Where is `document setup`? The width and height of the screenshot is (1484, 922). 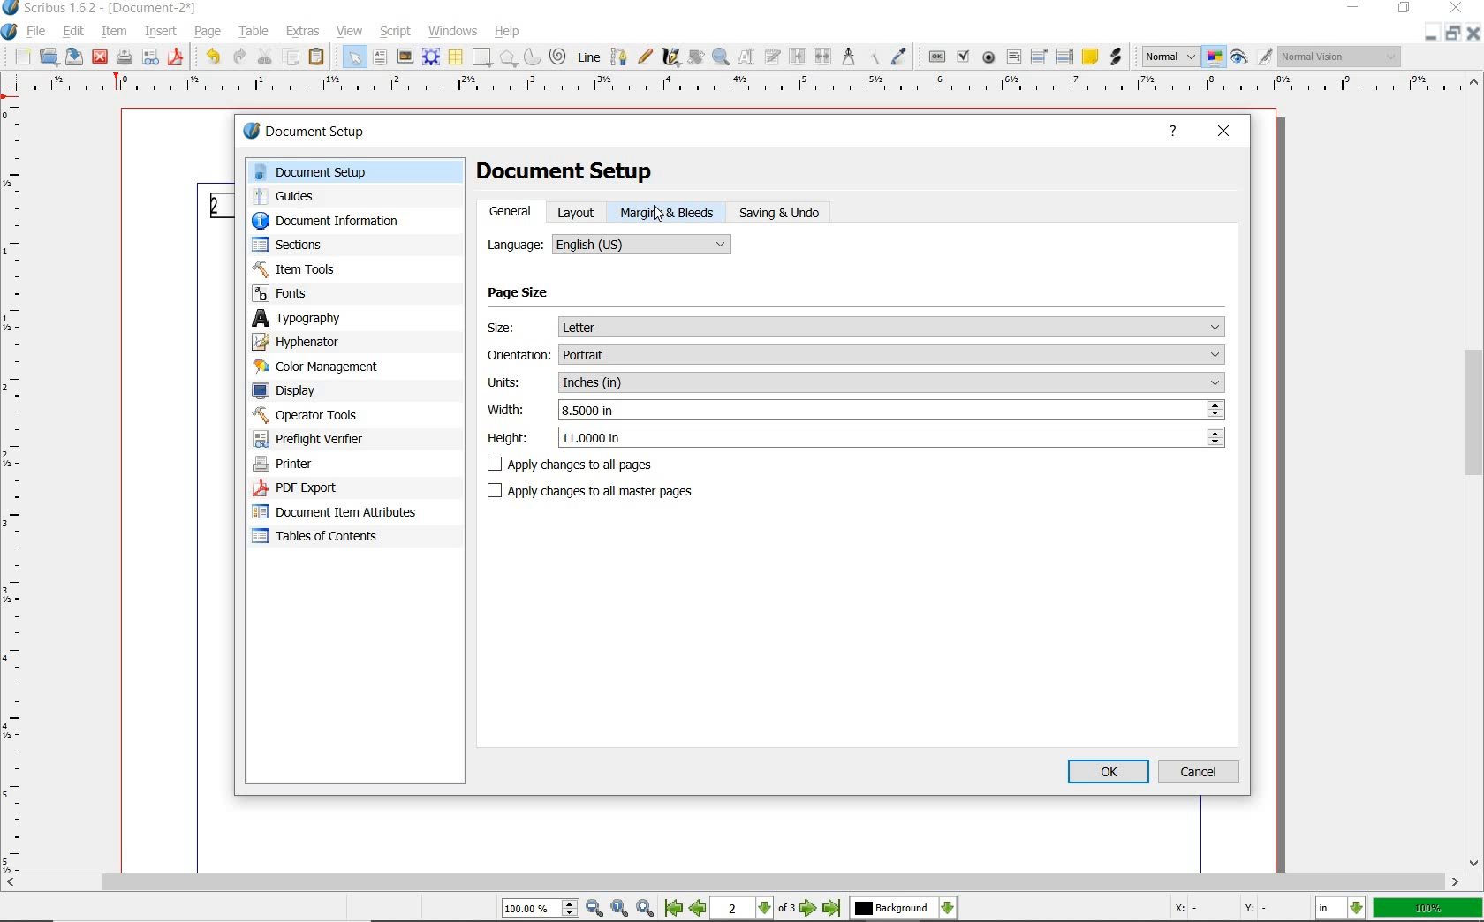 document setup is located at coordinates (360, 172).